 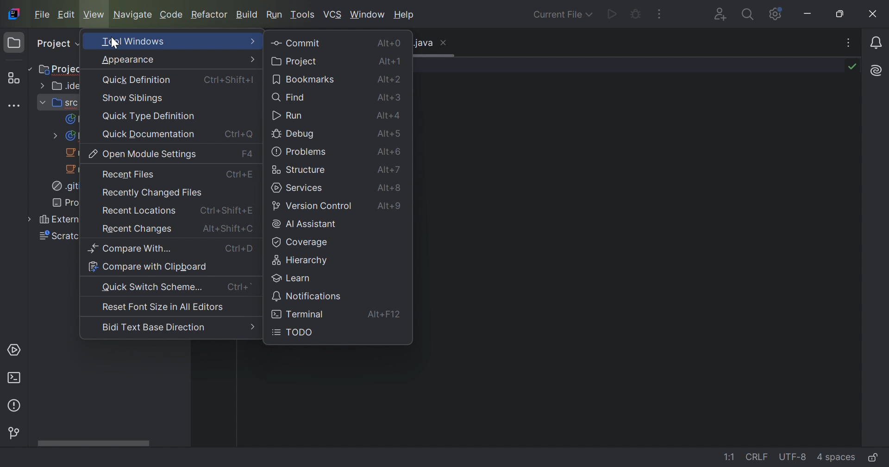 What do you see at coordinates (612, 15) in the screenshot?
I see `Run` at bounding box center [612, 15].